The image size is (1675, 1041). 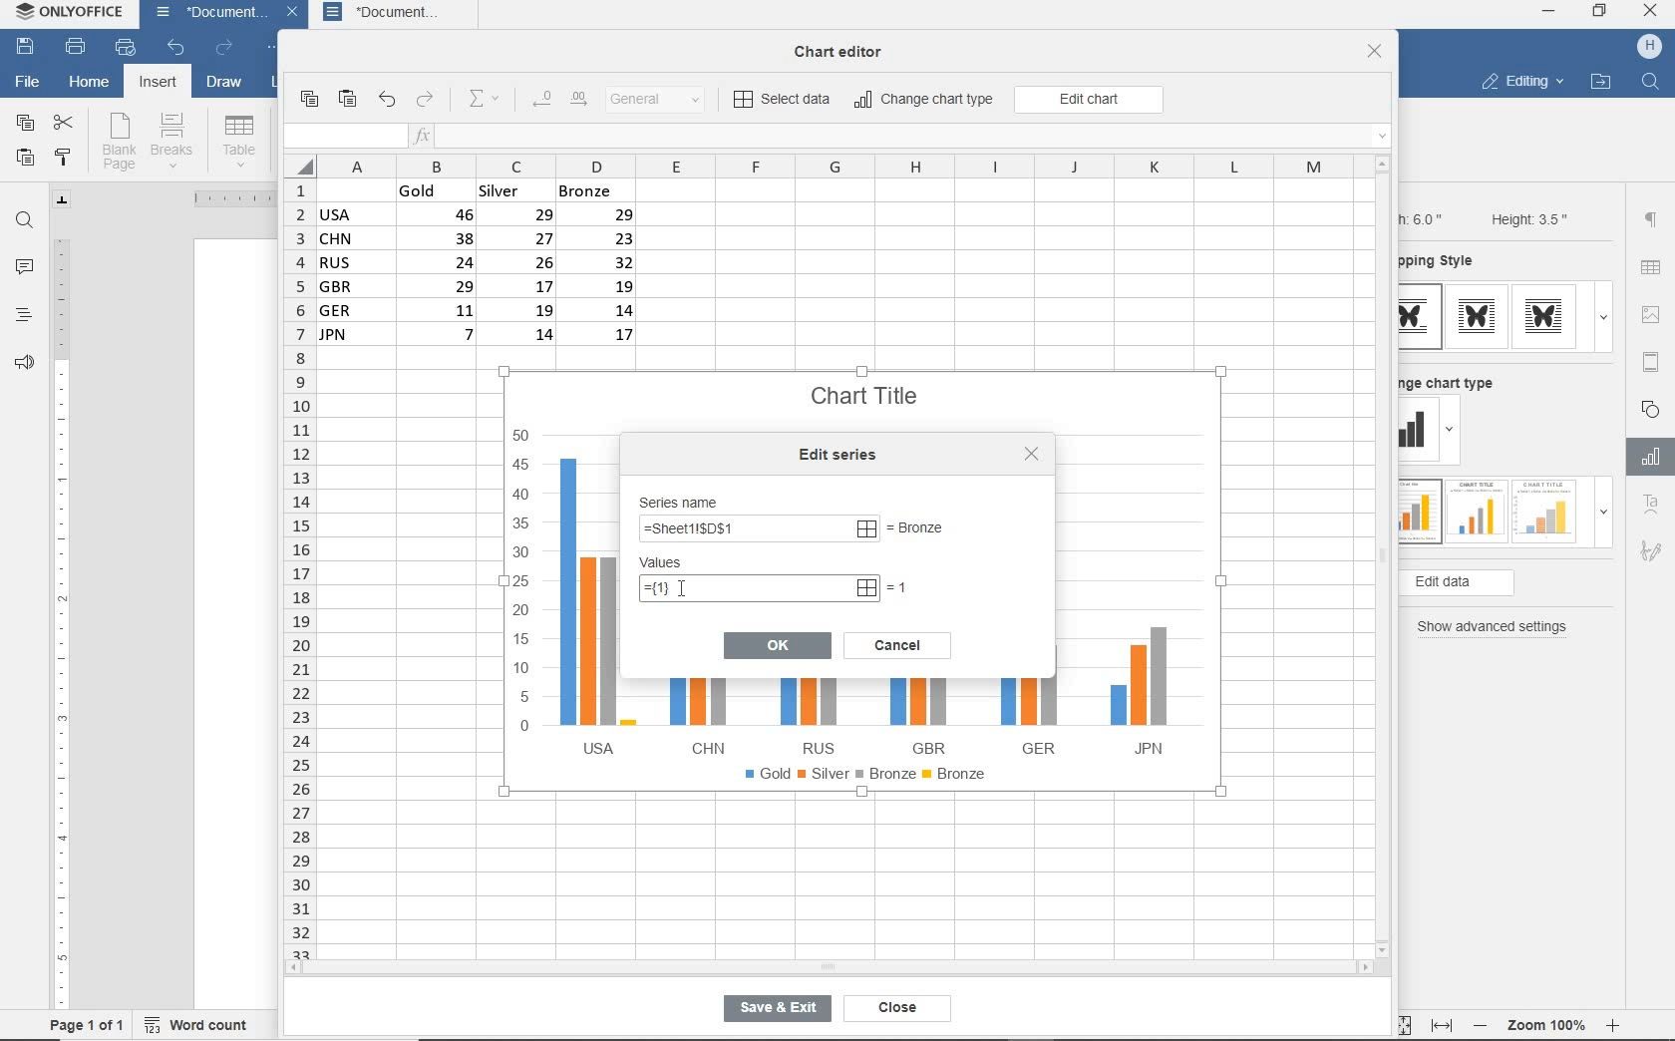 What do you see at coordinates (486, 268) in the screenshot?
I see `data` at bounding box center [486, 268].